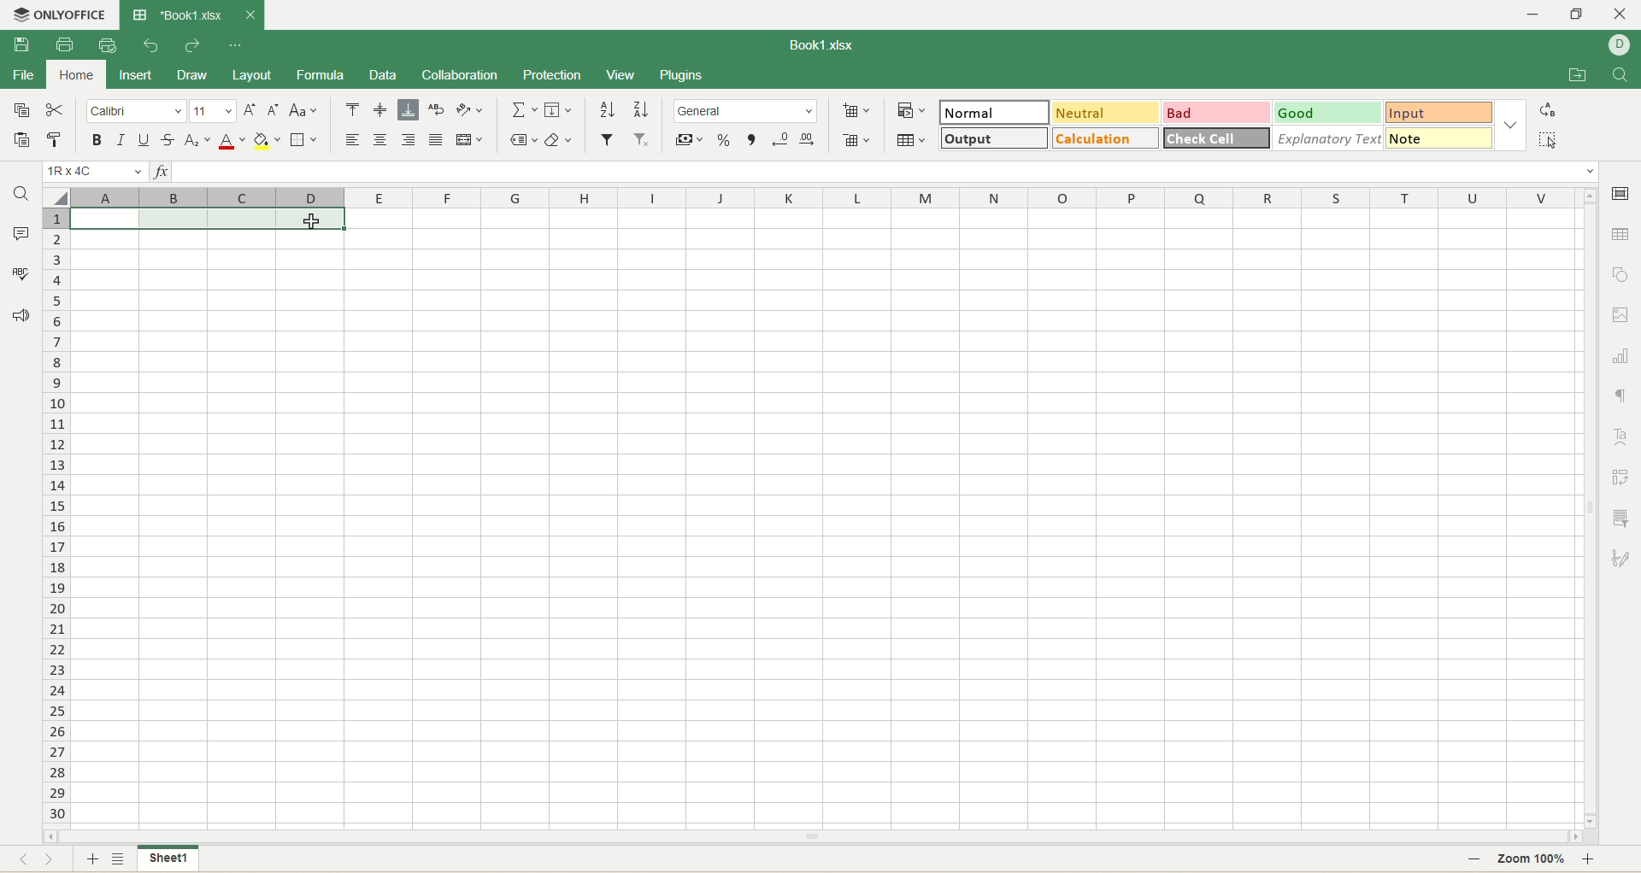 The height and width of the screenshot is (873, 1641). I want to click on insert cell, so click(856, 112).